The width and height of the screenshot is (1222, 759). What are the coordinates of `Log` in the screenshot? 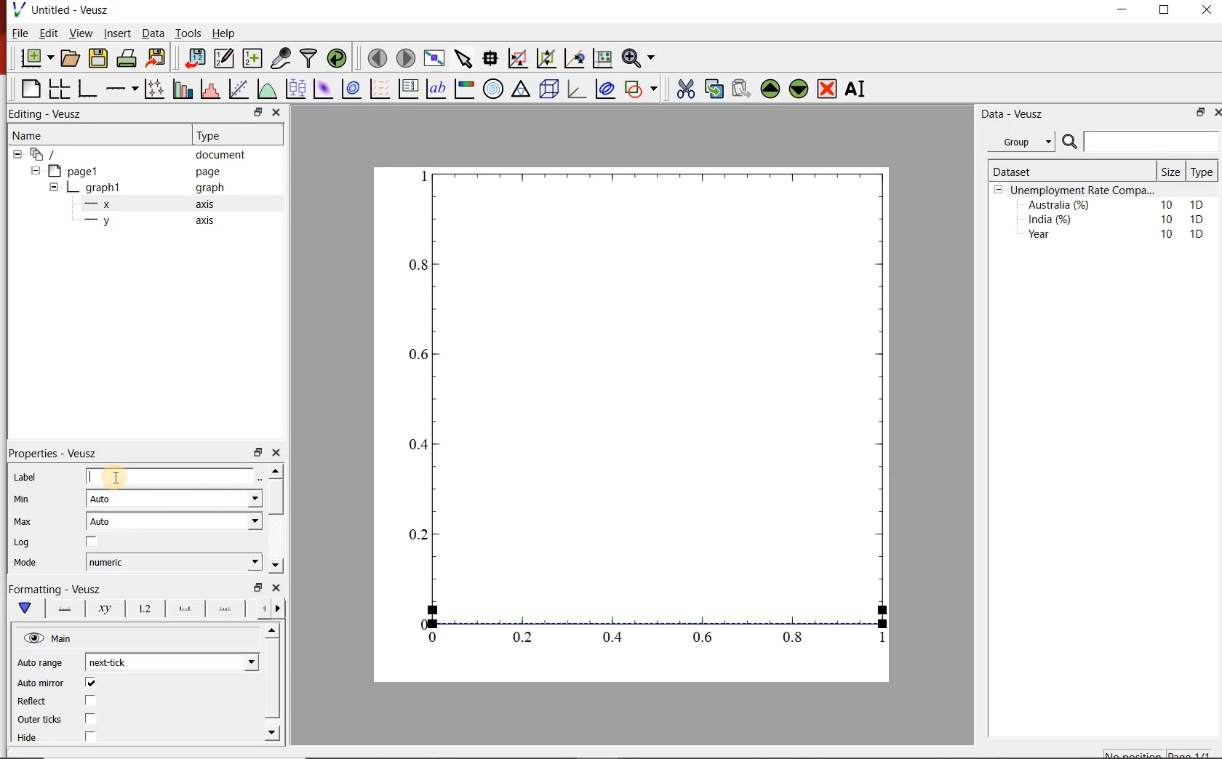 It's located at (27, 544).